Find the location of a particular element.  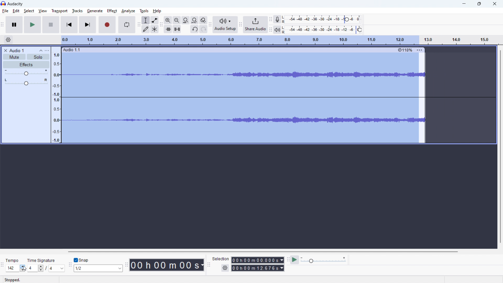

audio setup toolbar is located at coordinates (210, 24).